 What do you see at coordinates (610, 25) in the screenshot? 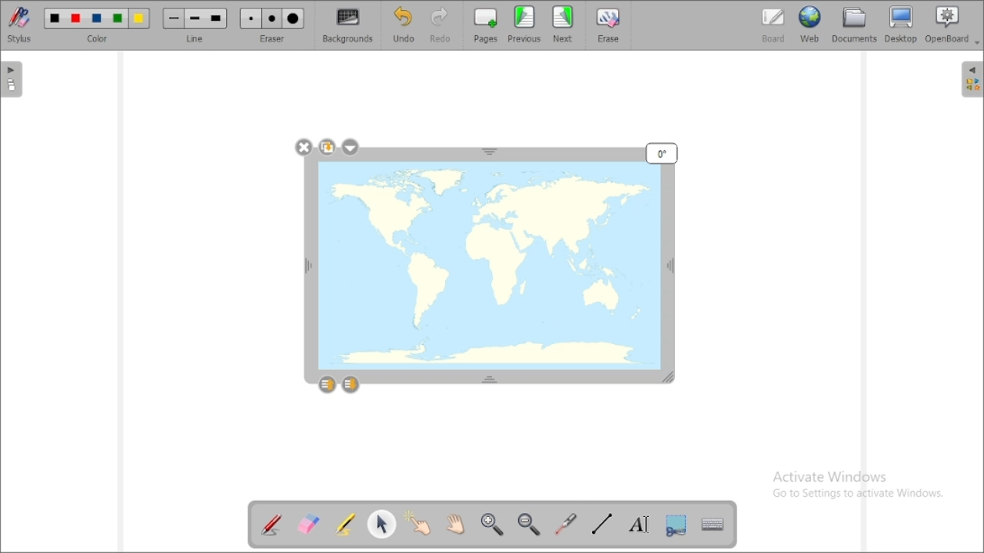
I see `erase` at bounding box center [610, 25].